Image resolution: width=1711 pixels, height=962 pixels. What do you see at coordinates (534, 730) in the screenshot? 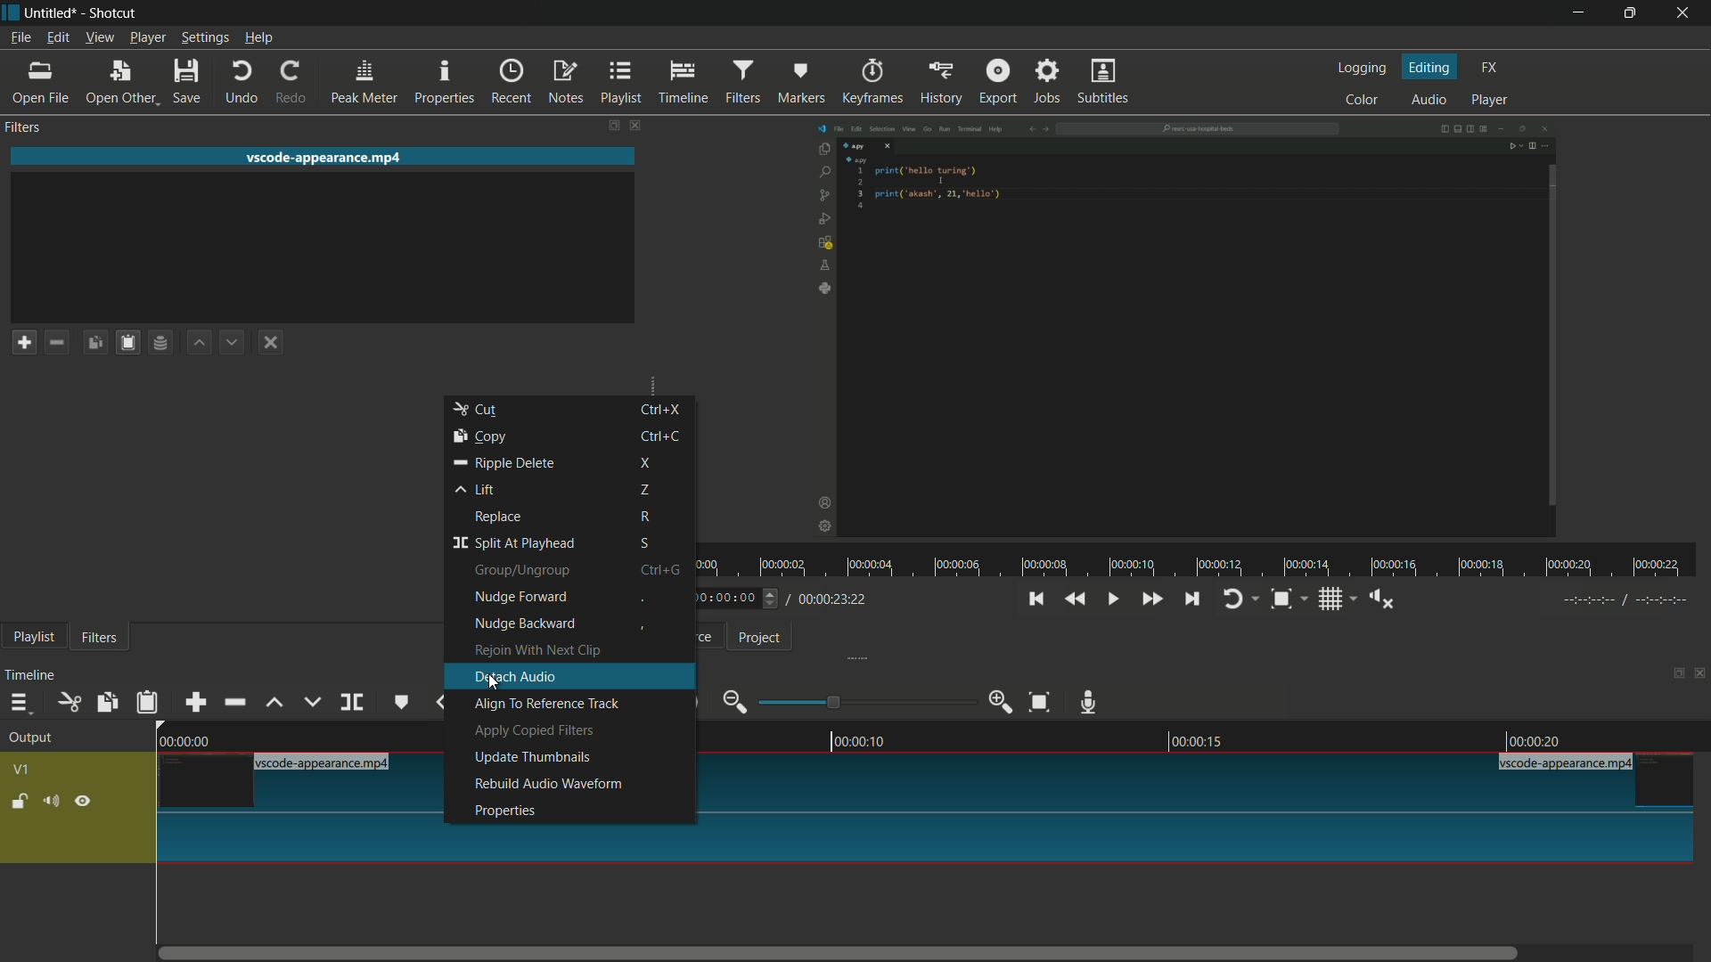
I see `apply copied filters` at bounding box center [534, 730].